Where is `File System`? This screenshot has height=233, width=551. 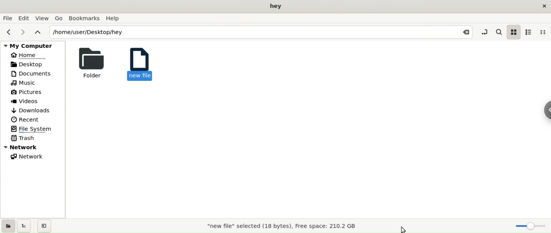 File System is located at coordinates (34, 129).